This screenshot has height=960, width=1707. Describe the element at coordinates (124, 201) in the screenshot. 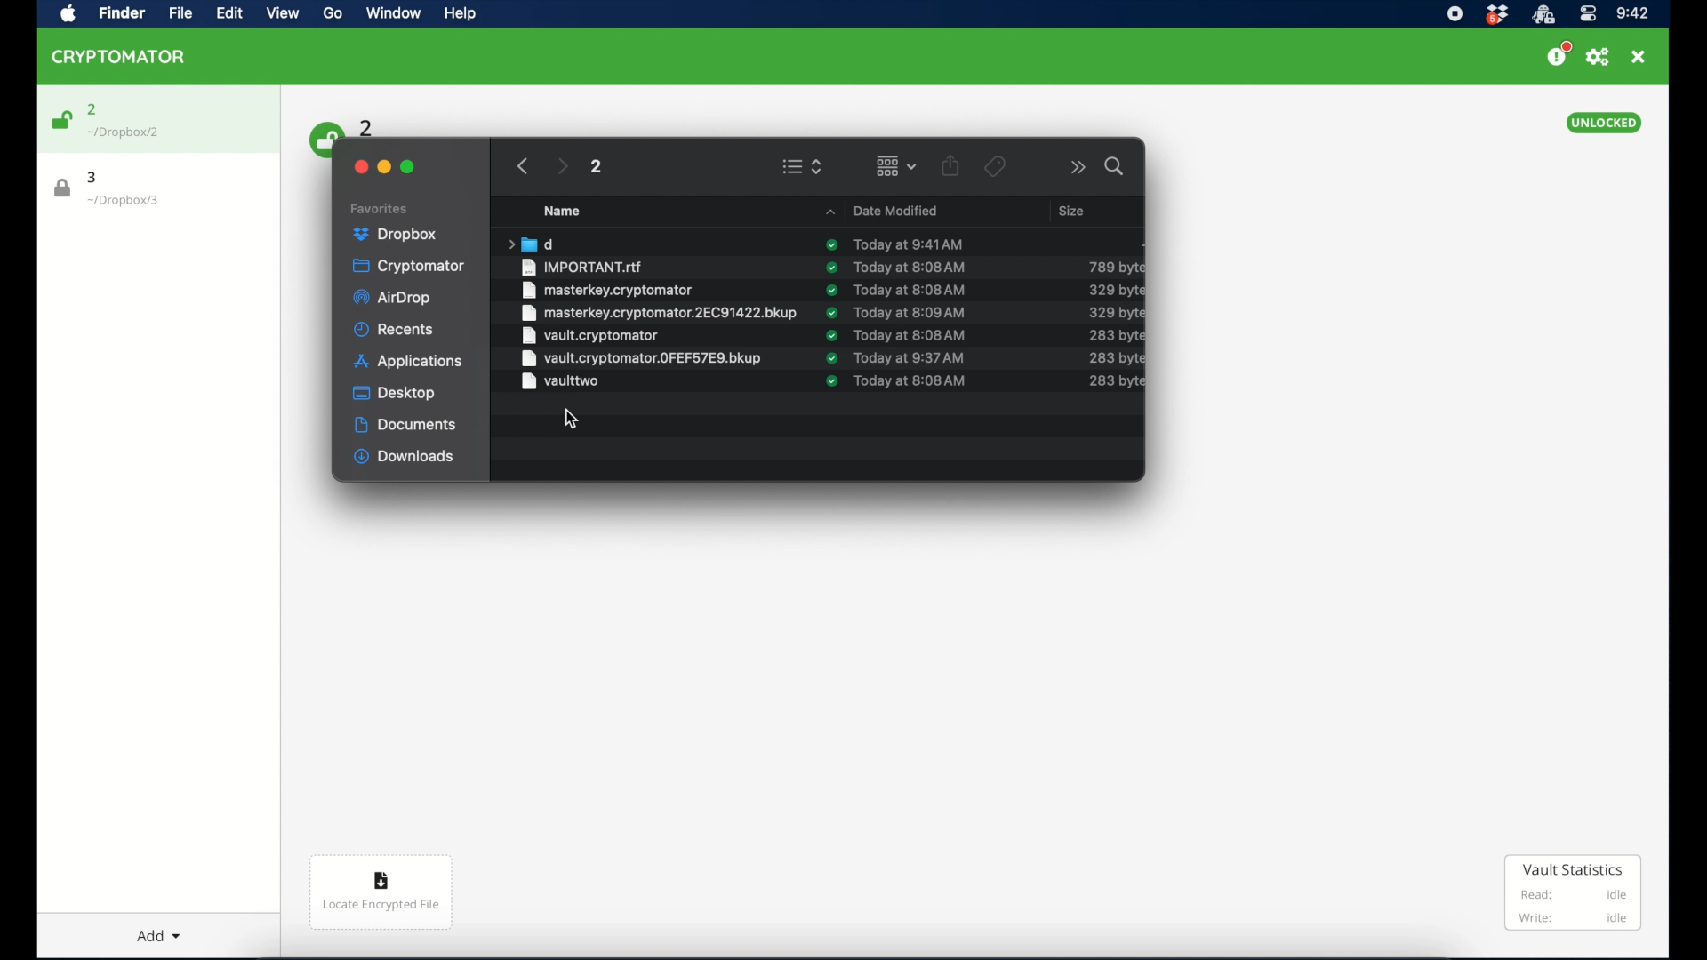

I see `location` at that location.